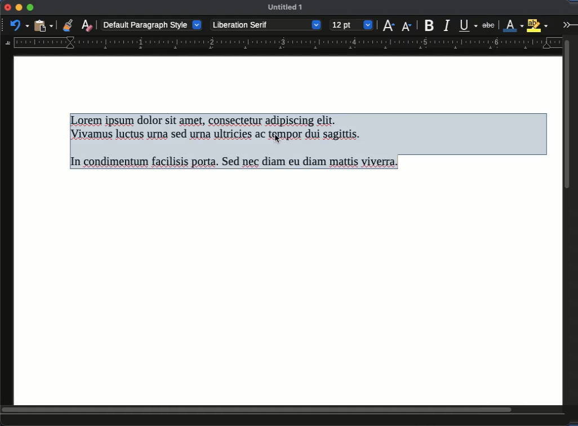 The image size is (578, 426). Describe the element at coordinates (285, 7) in the screenshot. I see `untitled 1` at that location.